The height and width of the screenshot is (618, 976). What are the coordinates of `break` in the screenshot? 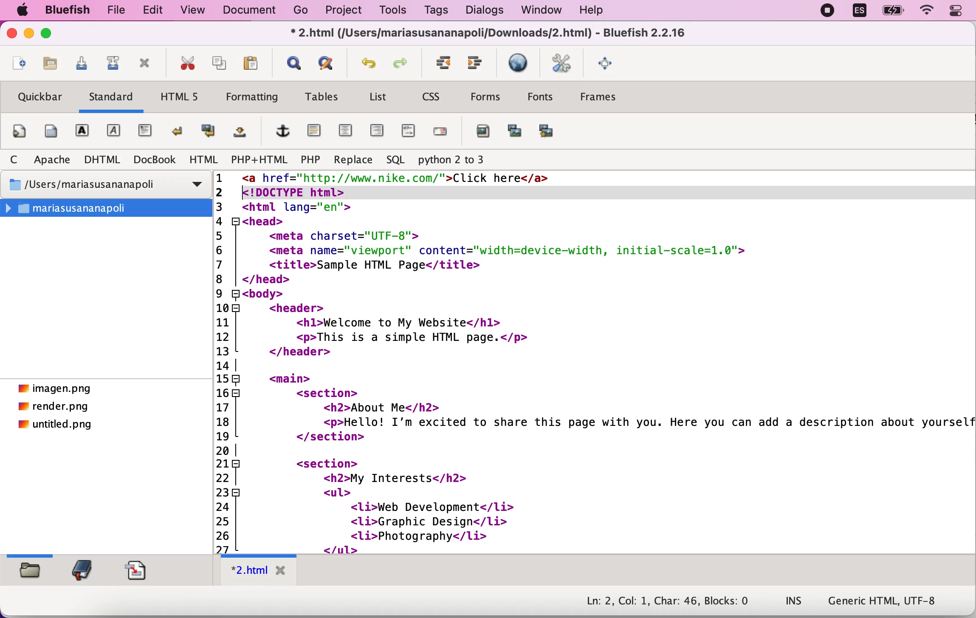 It's located at (180, 131).